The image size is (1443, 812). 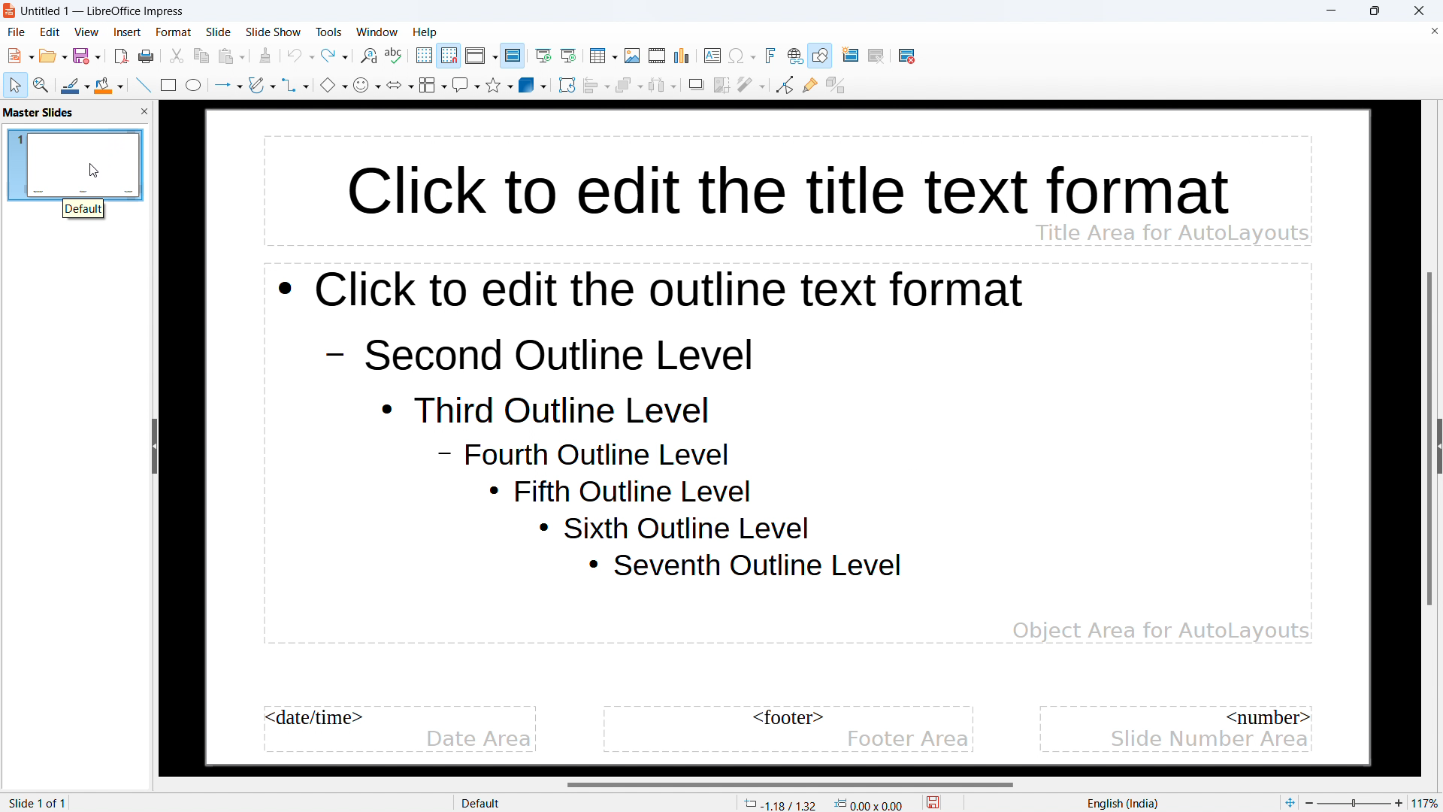 What do you see at coordinates (1438, 446) in the screenshot?
I see `expand` at bounding box center [1438, 446].